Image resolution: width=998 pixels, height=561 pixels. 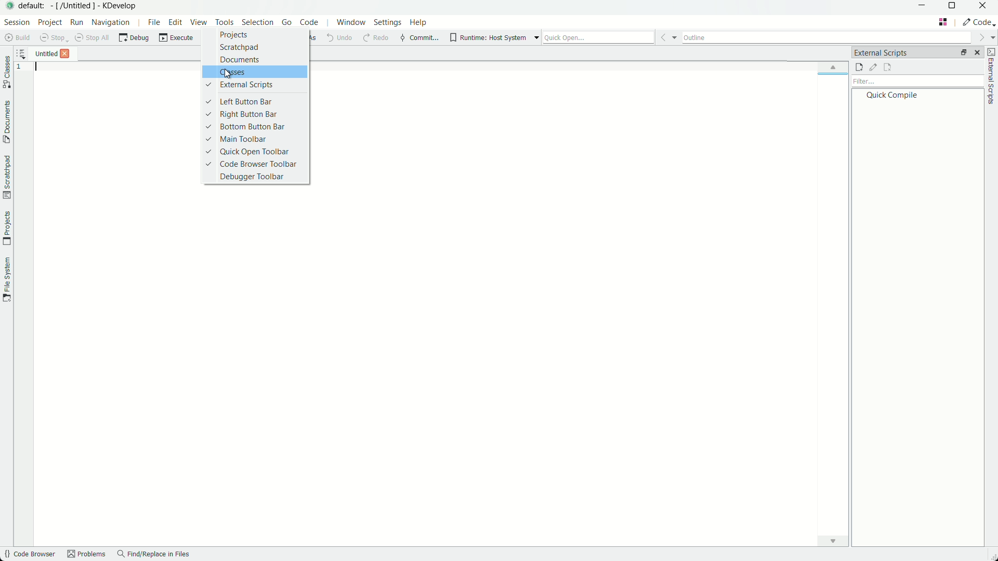 I want to click on scratchpad, so click(x=6, y=177).